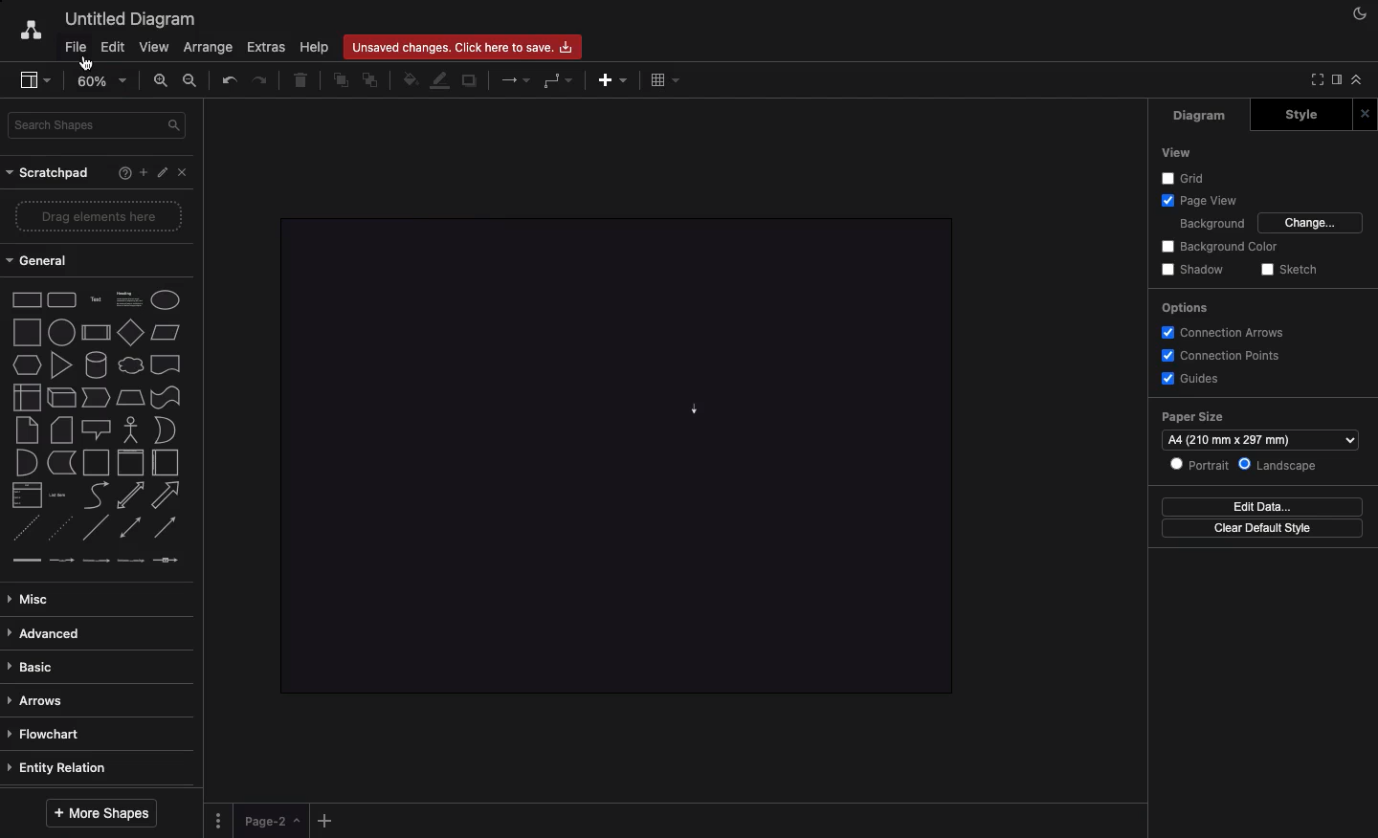  What do you see at coordinates (1313, 80) in the screenshot?
I see `Full screen` at bounding box center [1313, 80].